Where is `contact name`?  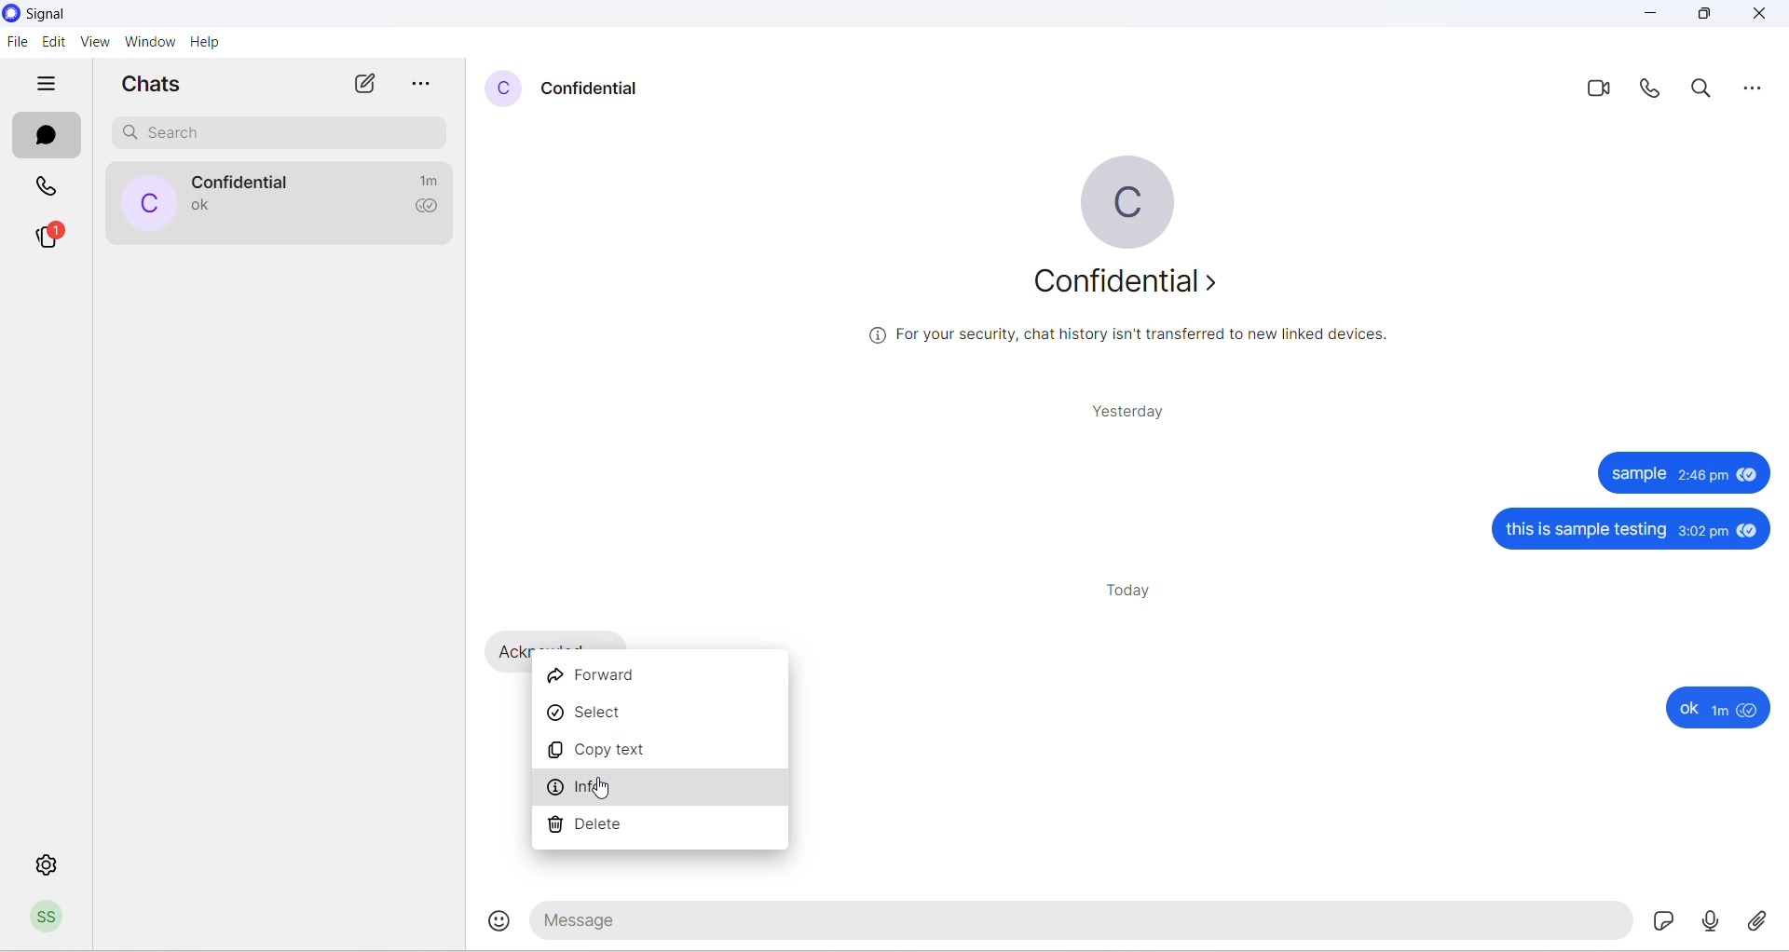 contact name is located at coordinates (245, 183).